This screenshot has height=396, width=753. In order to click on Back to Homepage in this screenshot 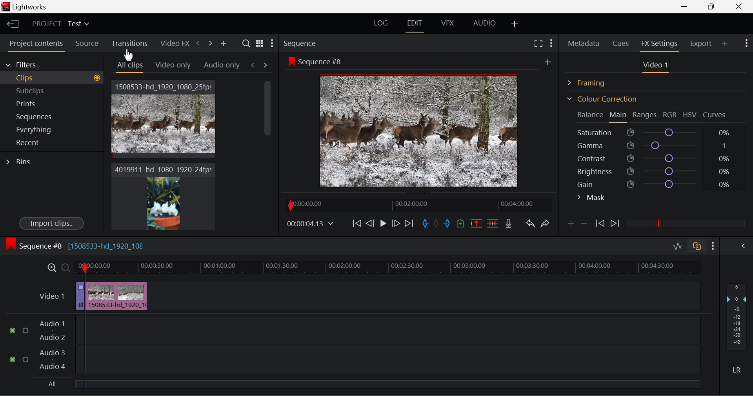, I will do `click(10, 24)`.